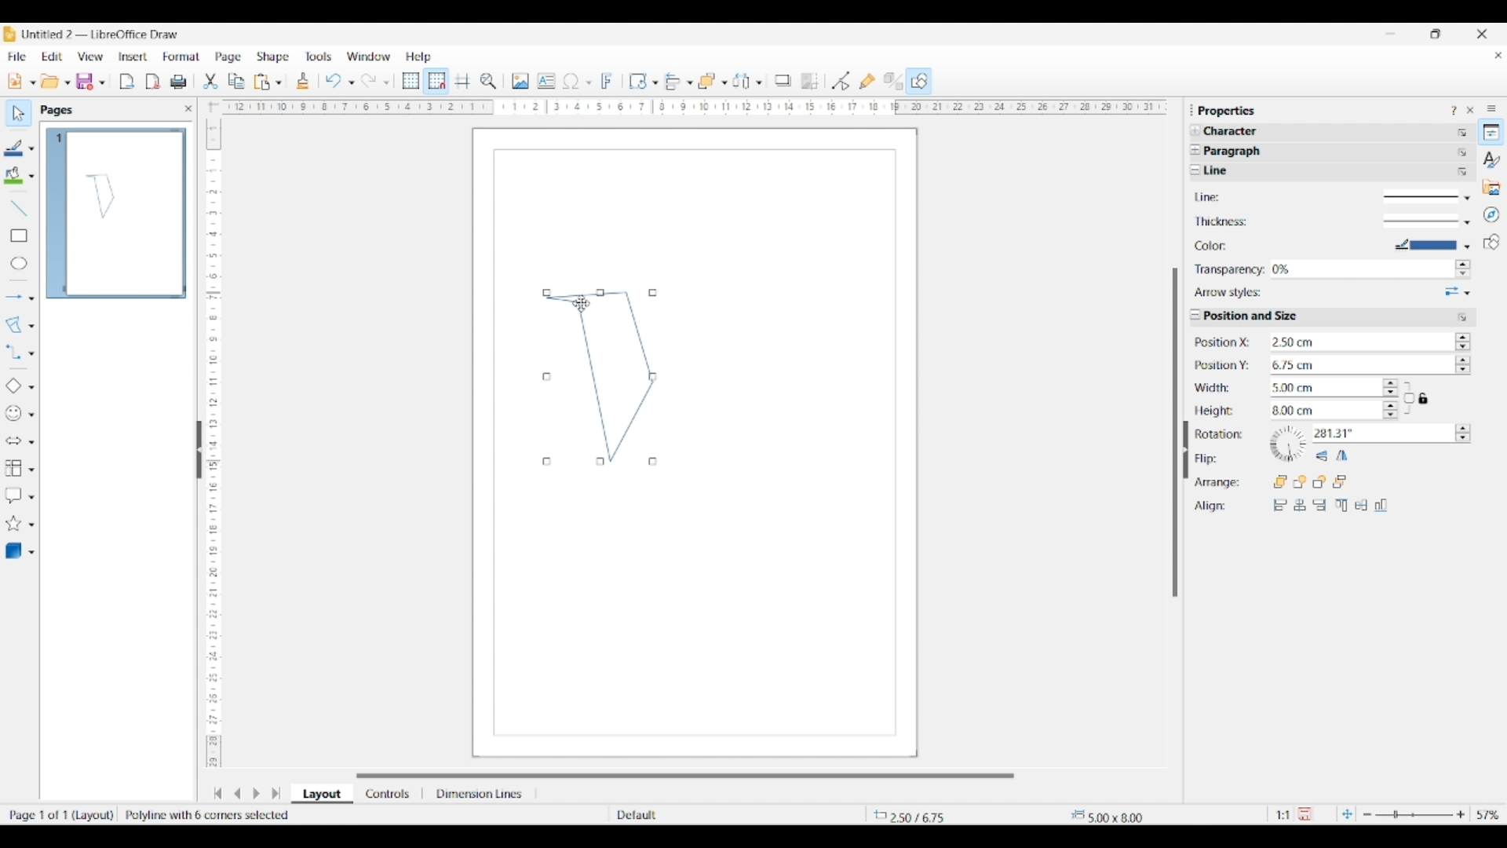 Image resolution: width=1507 pixels, height=848 pixels. I want to click on Help, so click(419, 57).